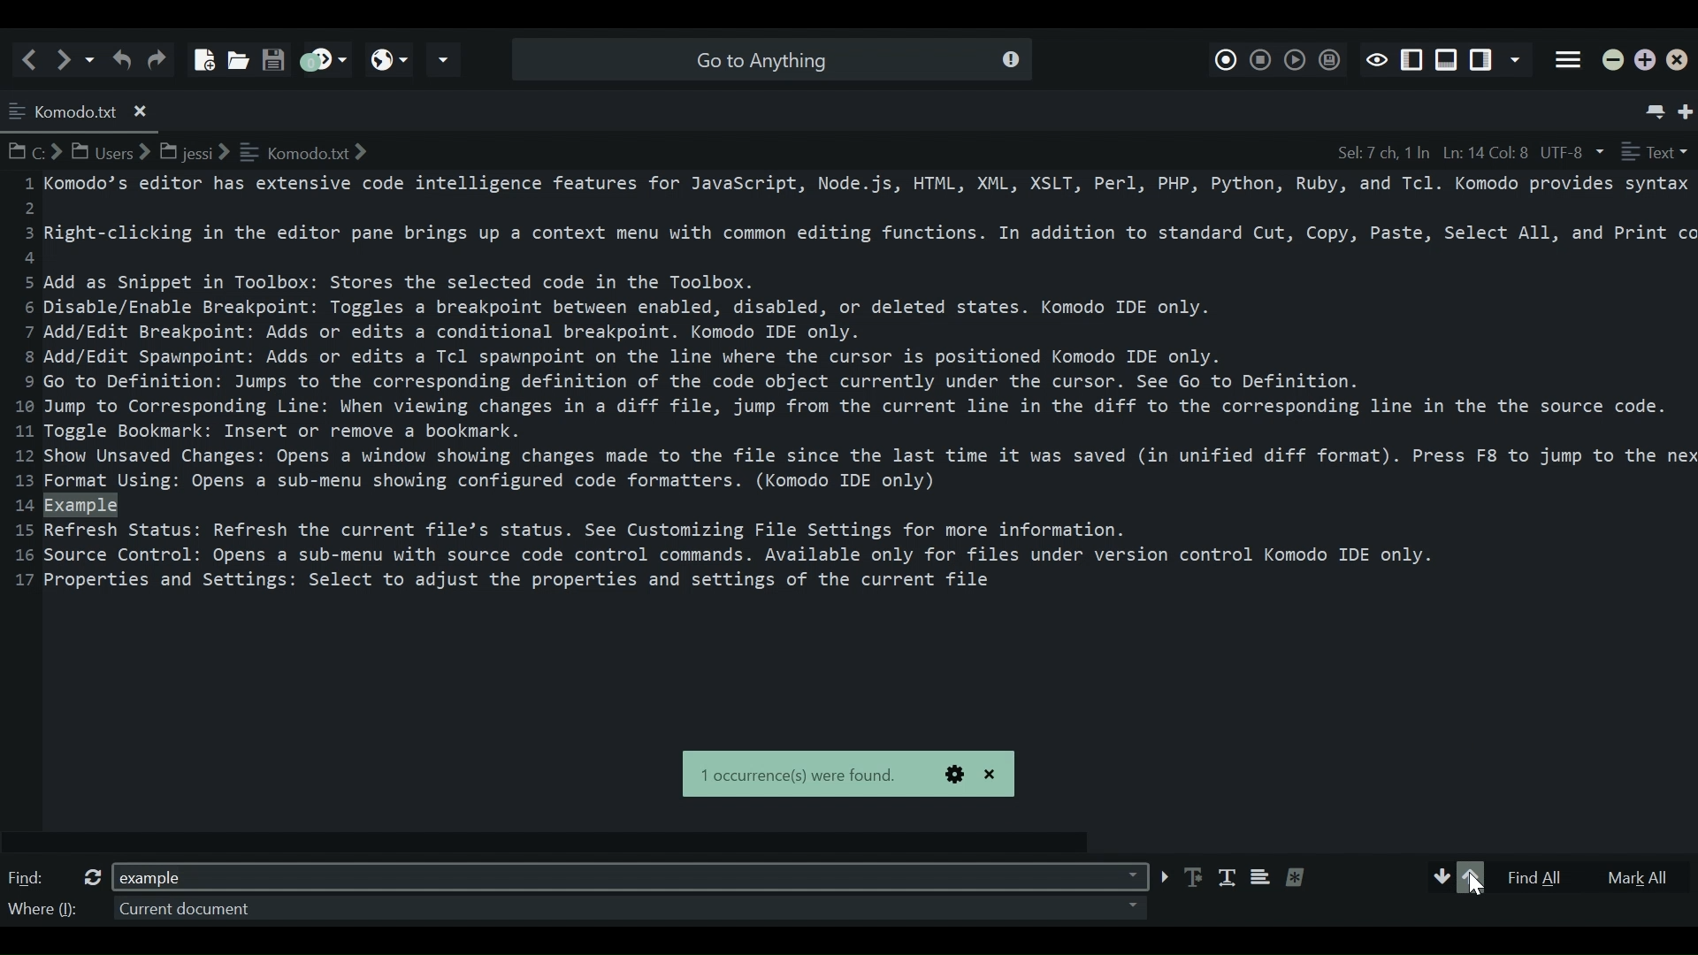 Image resolution: width=1698 pixels, height=955 pixels. Describe the element at coordinates (625, 908) in the screenshot. I see `Where Dropdown menu` at that location.